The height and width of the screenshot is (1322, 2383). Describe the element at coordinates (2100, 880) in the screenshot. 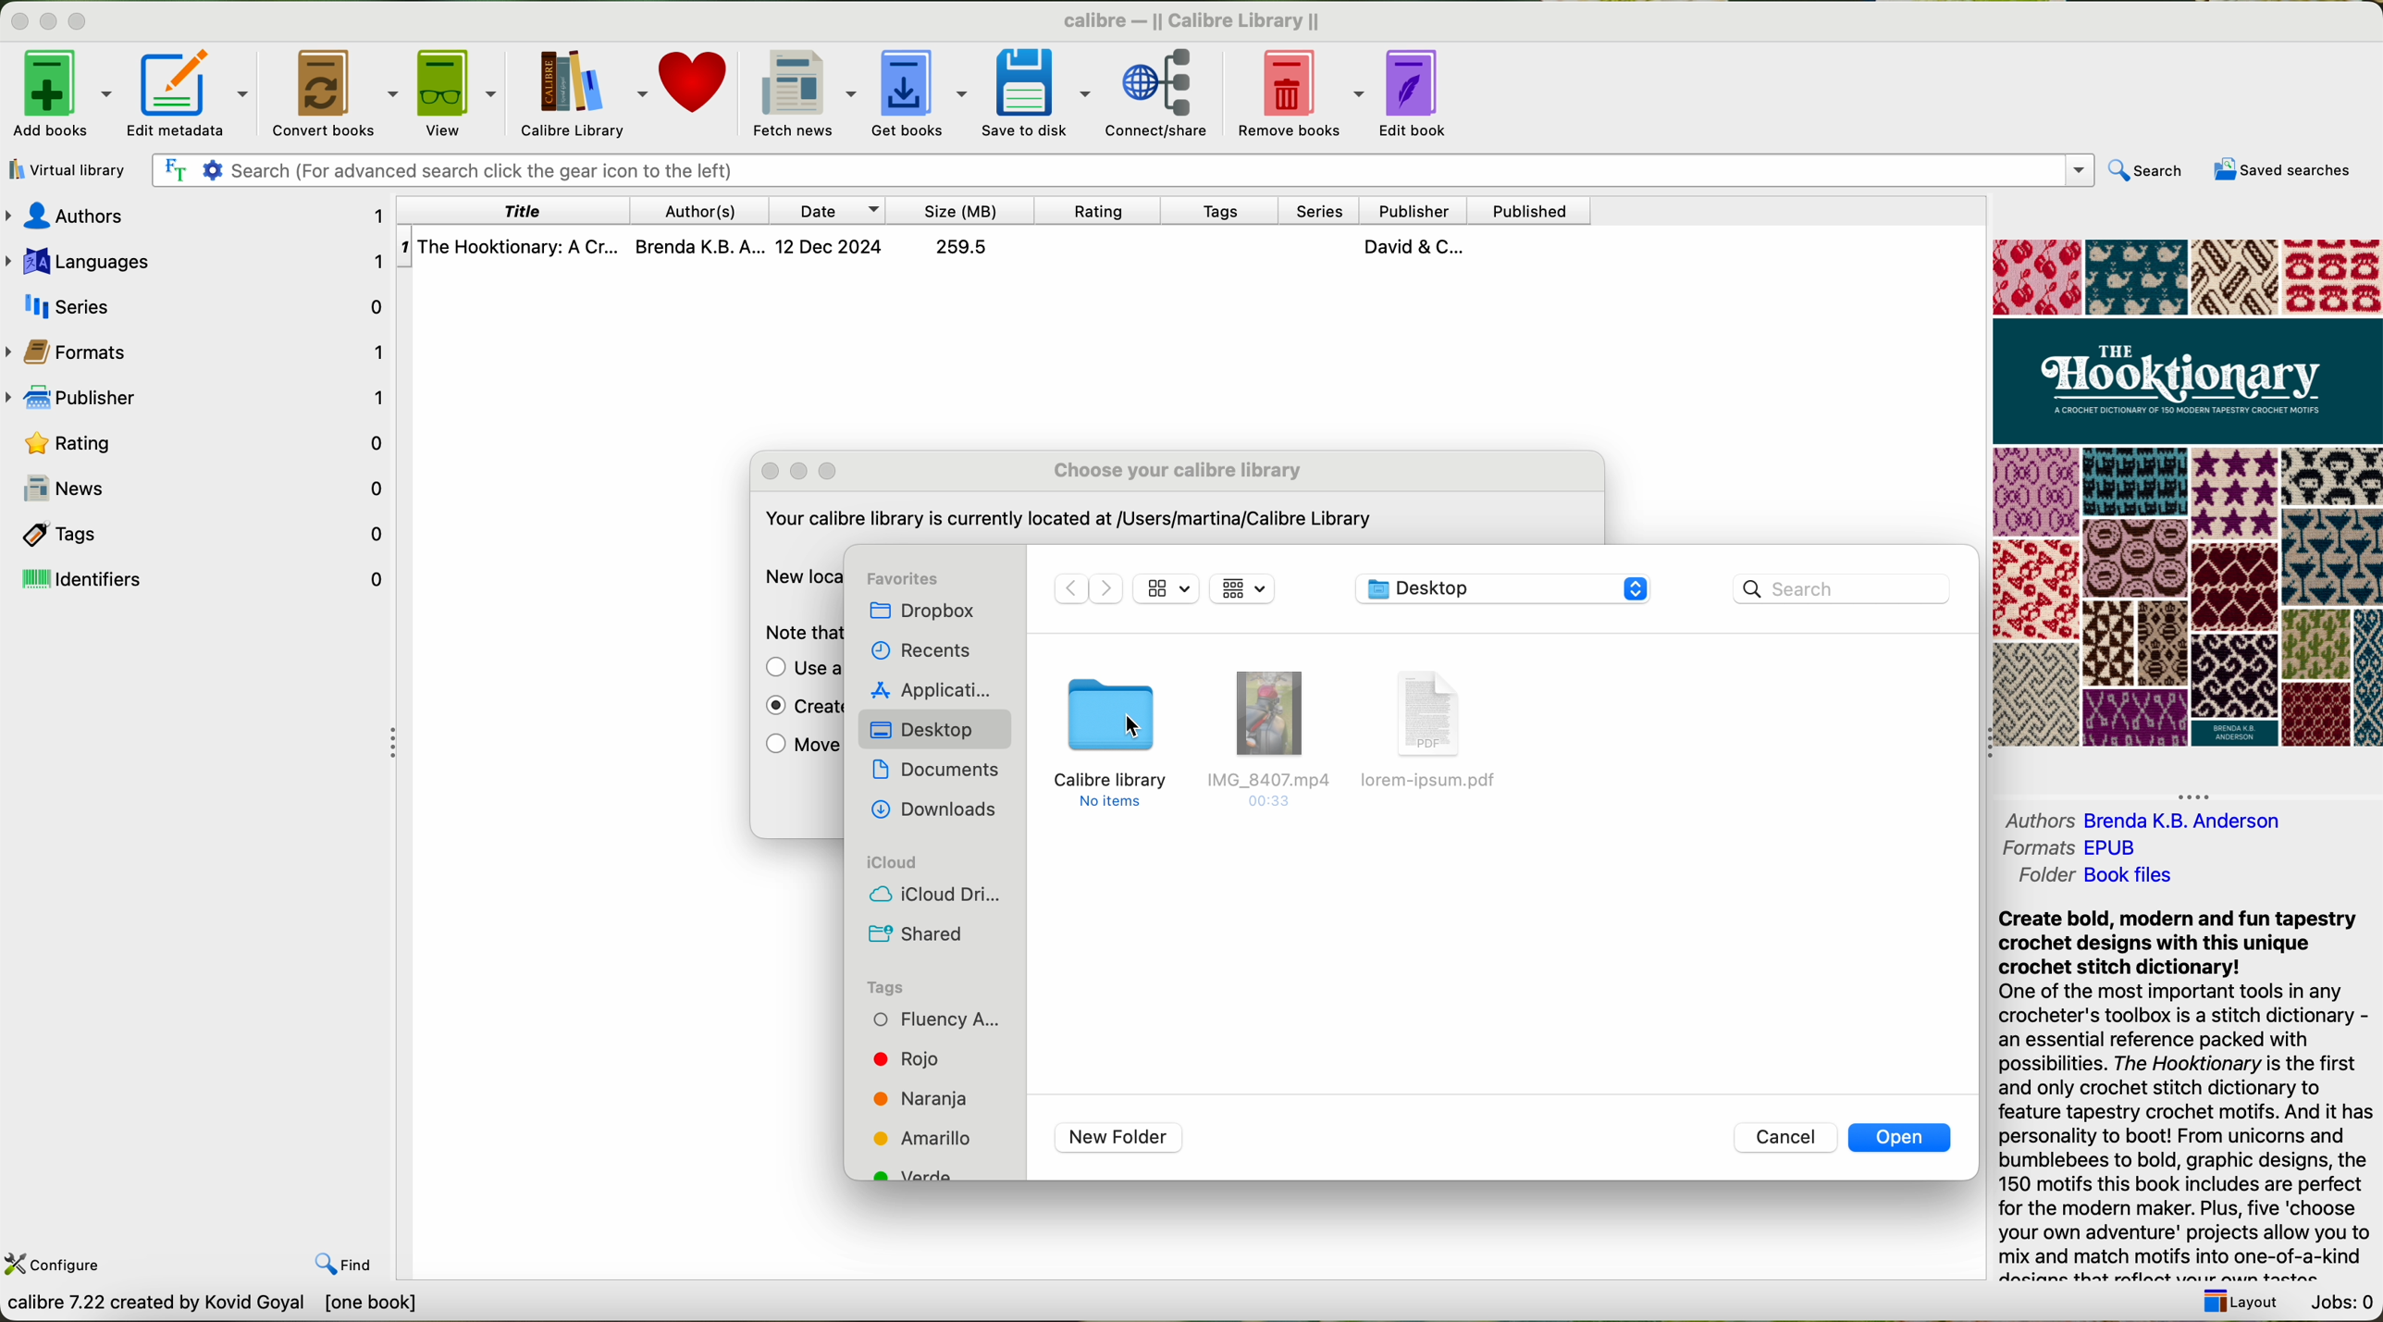

I see `folder Book files` at that location.